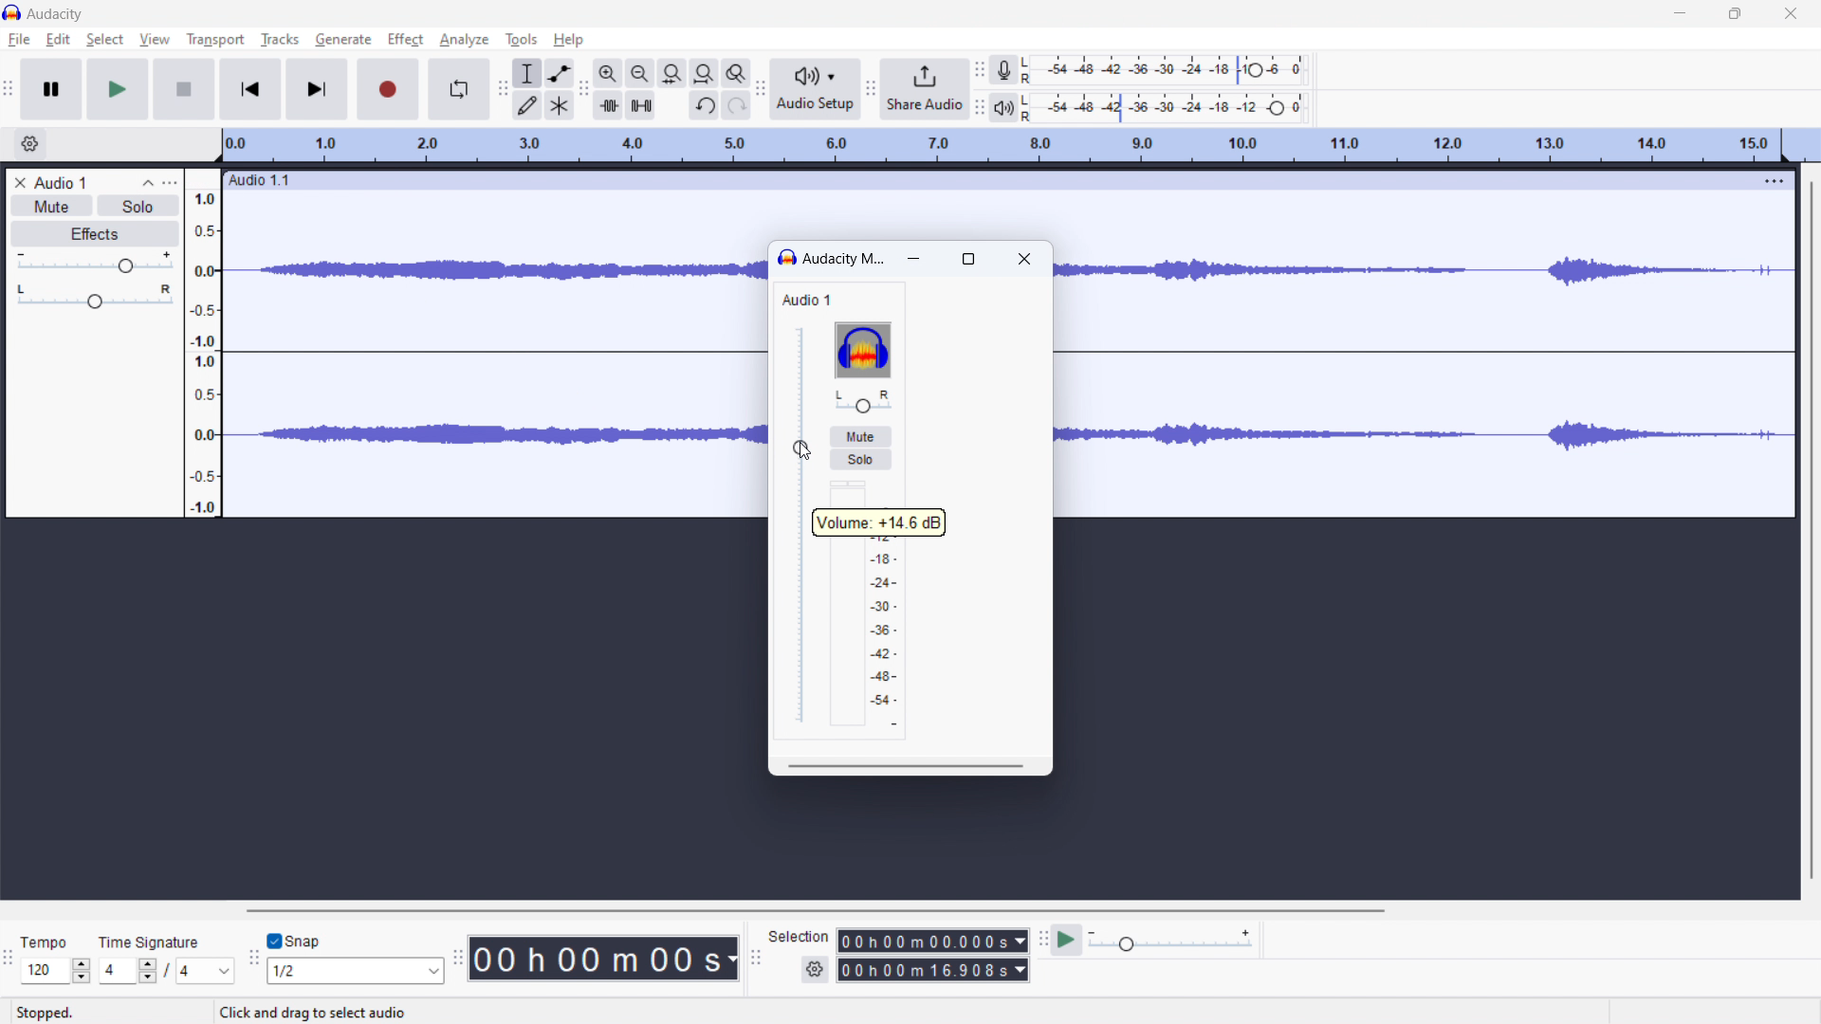 The height and width of the screenshot is (1024, 1821). What do you see at coordinates (458, 89) in the screenshot?
I see `enable looping` at bounding box center [458, 89].